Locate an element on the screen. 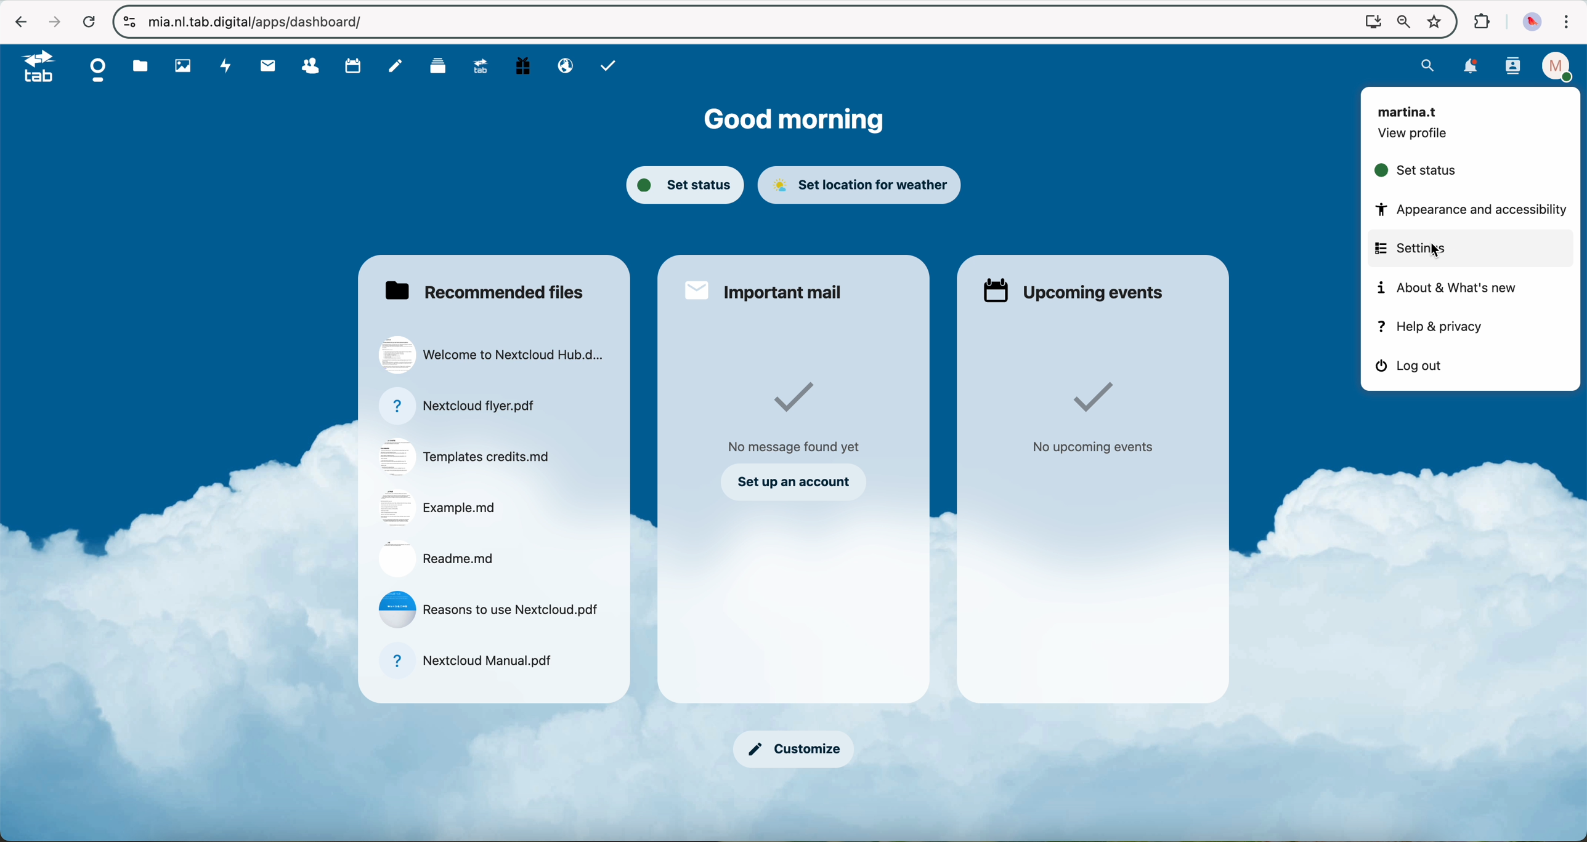 This screenshot has height=842, width=1587. profile is located at coordinates (1553, 66).